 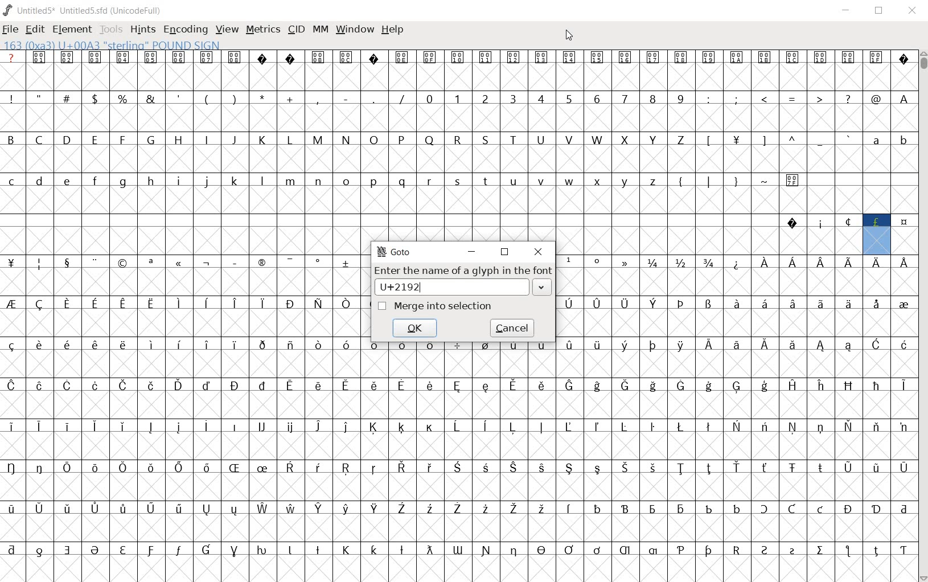 I want to click on Enter the name of a glyph in the font, so click(x=462, y=281).